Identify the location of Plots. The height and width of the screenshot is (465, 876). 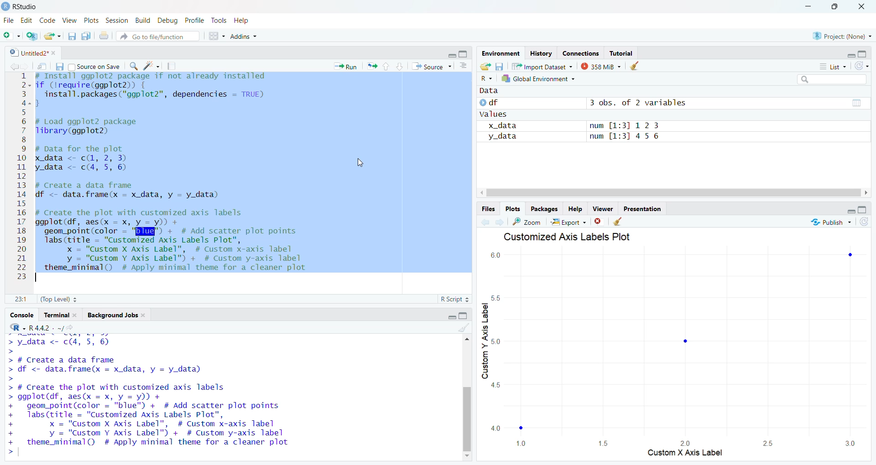
(90, 20).